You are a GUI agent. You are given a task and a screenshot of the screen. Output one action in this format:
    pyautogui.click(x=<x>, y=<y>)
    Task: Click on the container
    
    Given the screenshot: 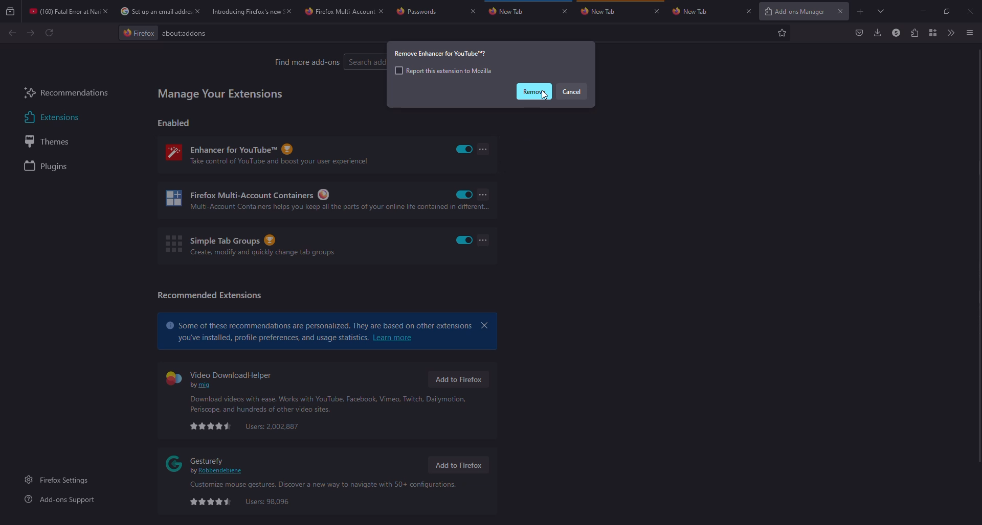 What is the action you would take?
    pyautogui.click(x=933, y=32)
    